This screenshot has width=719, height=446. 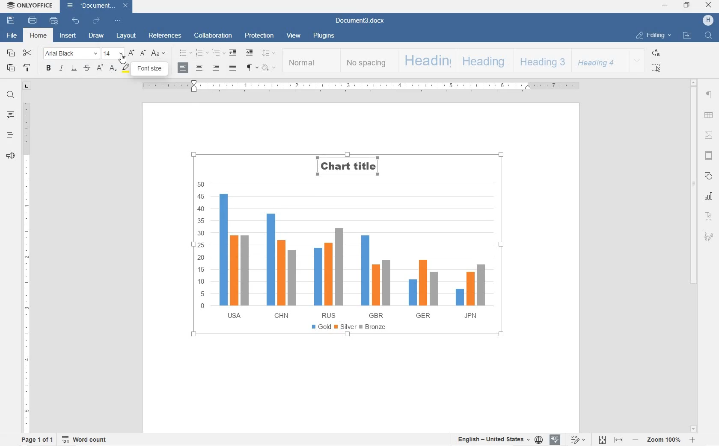 What do you see at coordinates (52, 21) in the screenshot?
I see `QUICK PRINT` at bounding box center [52, 21].